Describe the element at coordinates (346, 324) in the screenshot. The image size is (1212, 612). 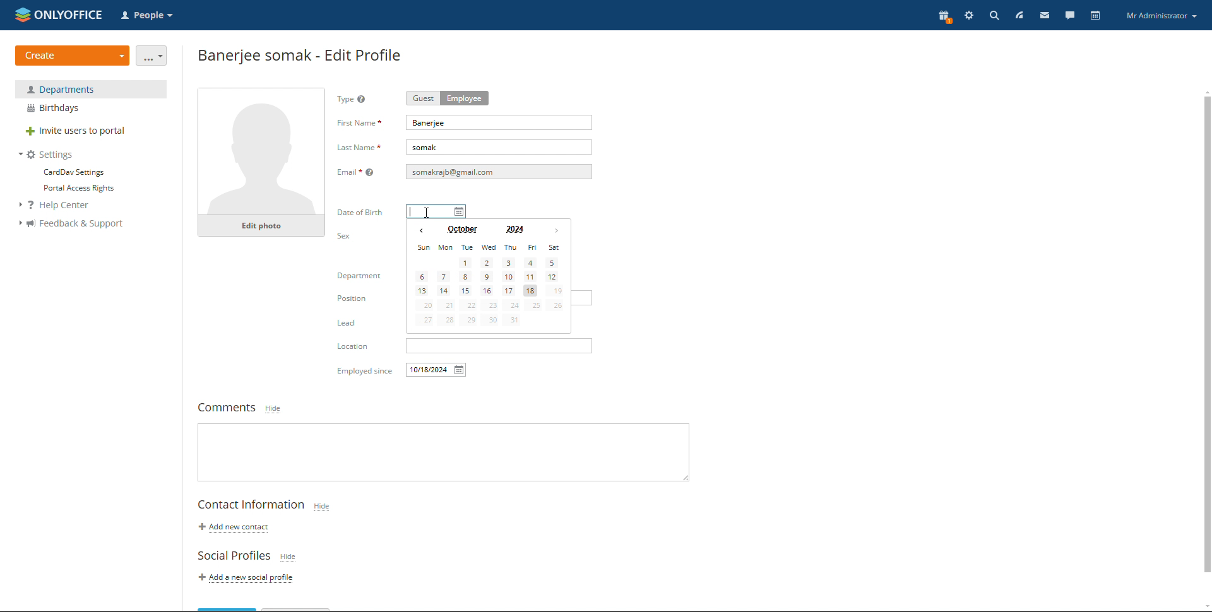
I see `Lead` at that location.